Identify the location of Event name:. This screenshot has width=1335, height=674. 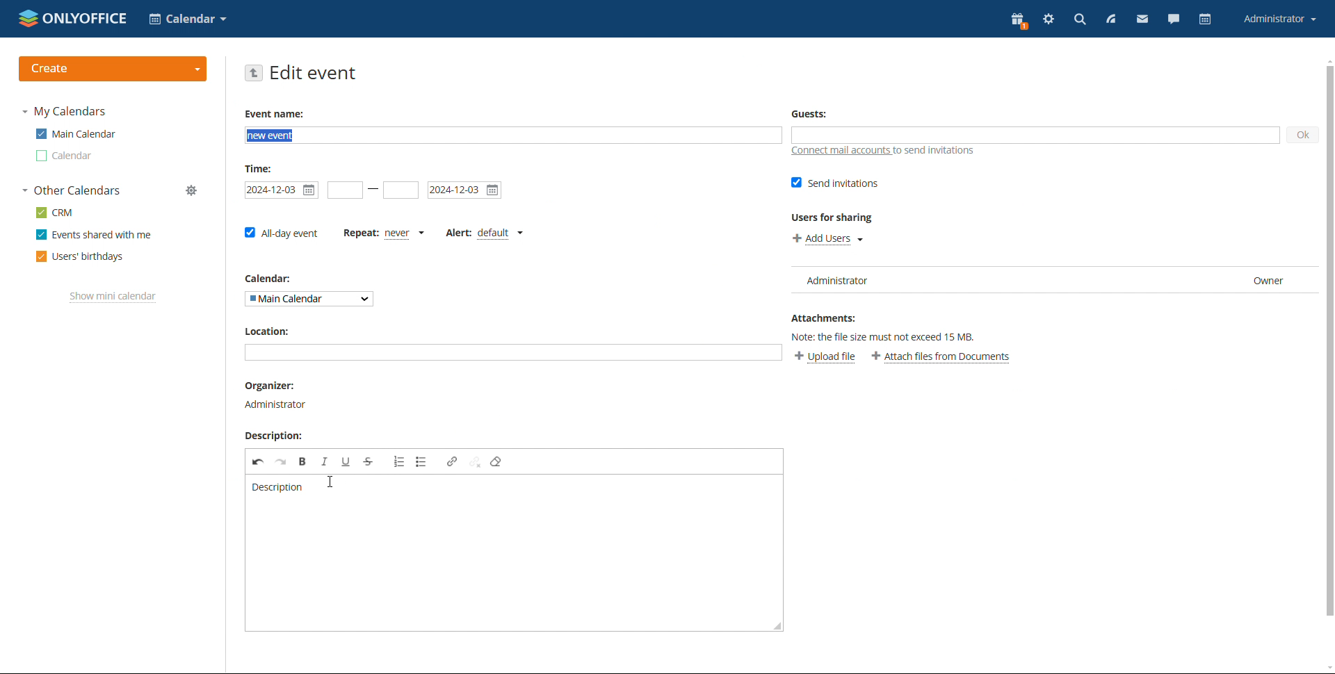
(277, 112).